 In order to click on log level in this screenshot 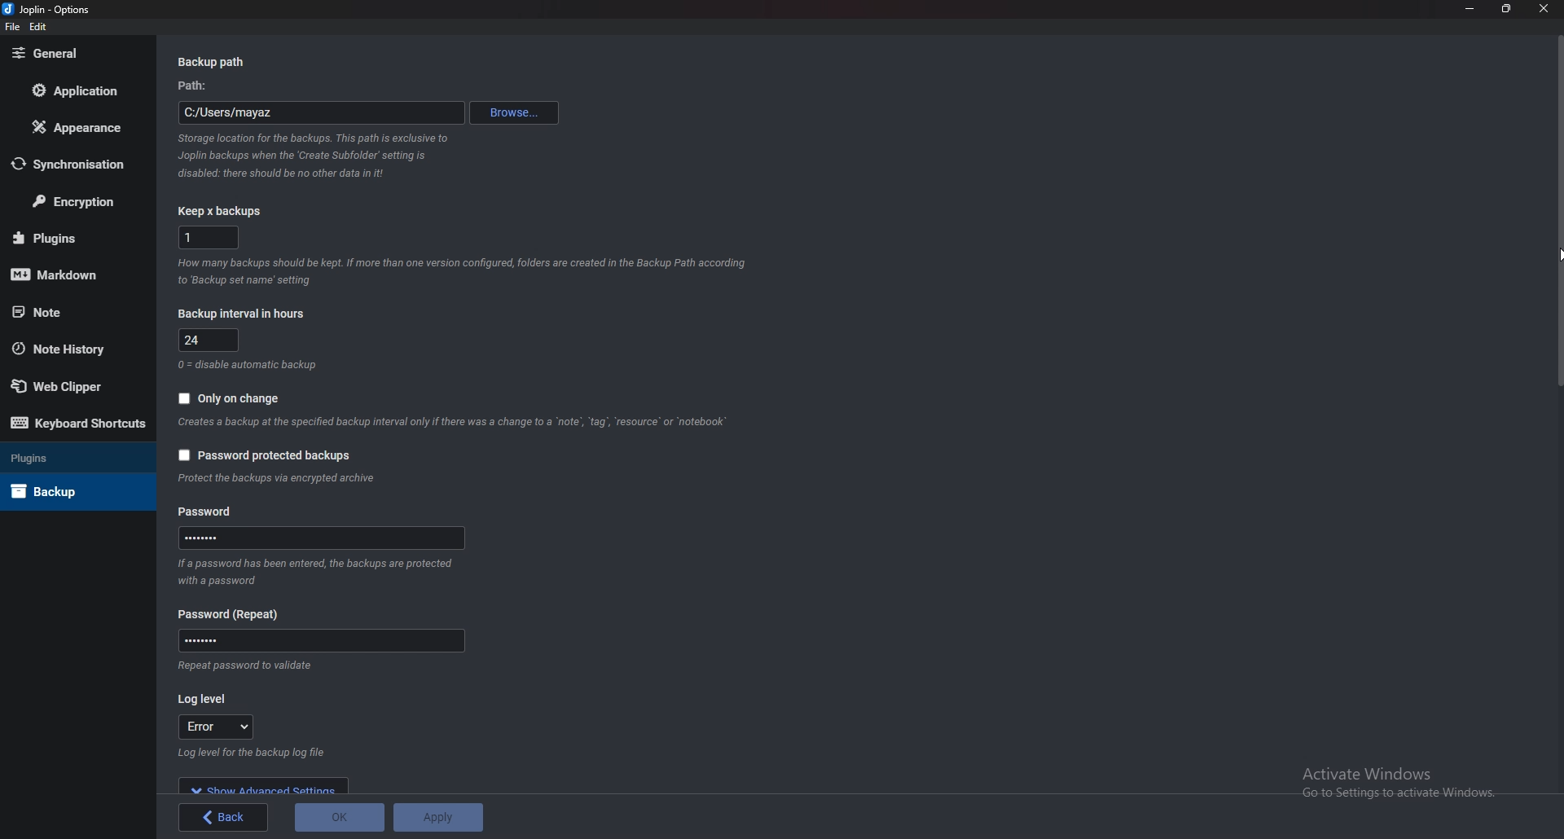, I will do `click(217, 726)`.